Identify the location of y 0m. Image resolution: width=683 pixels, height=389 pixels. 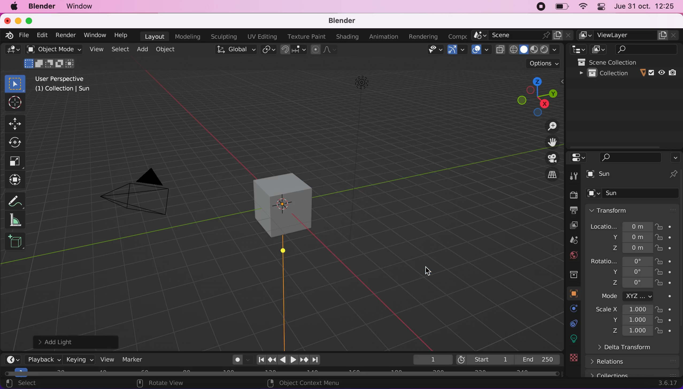
(627, 238).